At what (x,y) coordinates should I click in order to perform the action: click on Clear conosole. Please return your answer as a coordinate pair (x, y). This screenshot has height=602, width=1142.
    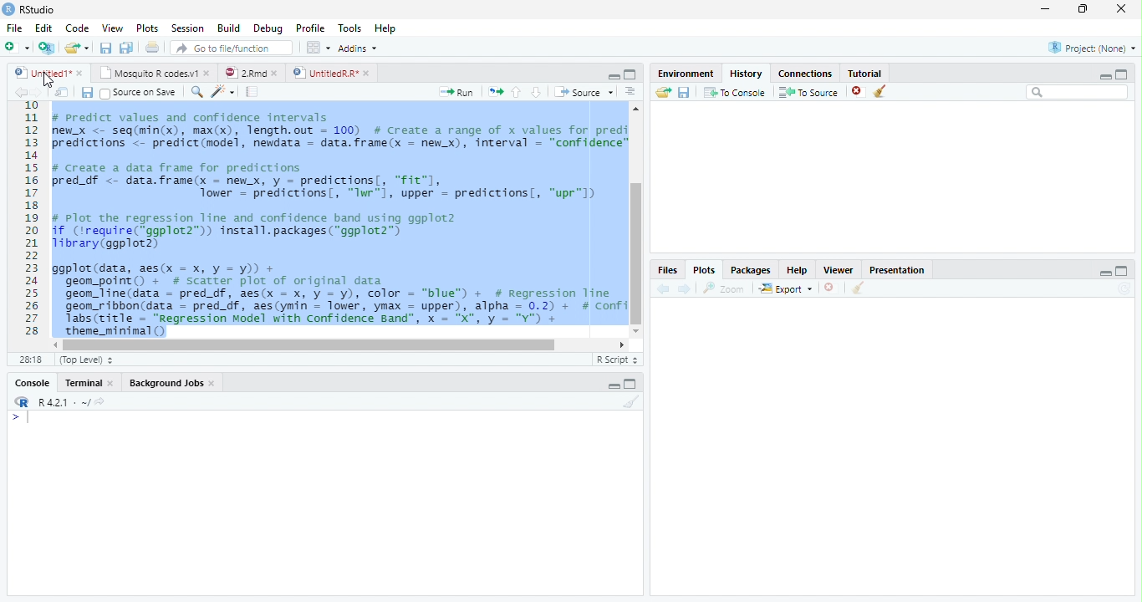
    Looking at the image, I should click on (860, 288).